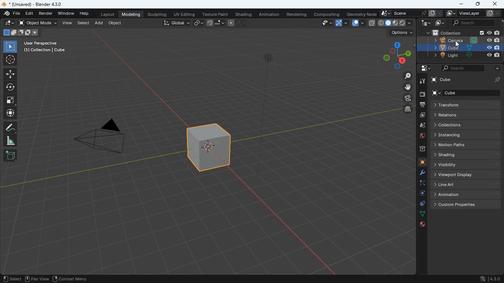 Image resolution: width=504 pixels, height=283 pixels. I want to click on layout, so click(106, 14).